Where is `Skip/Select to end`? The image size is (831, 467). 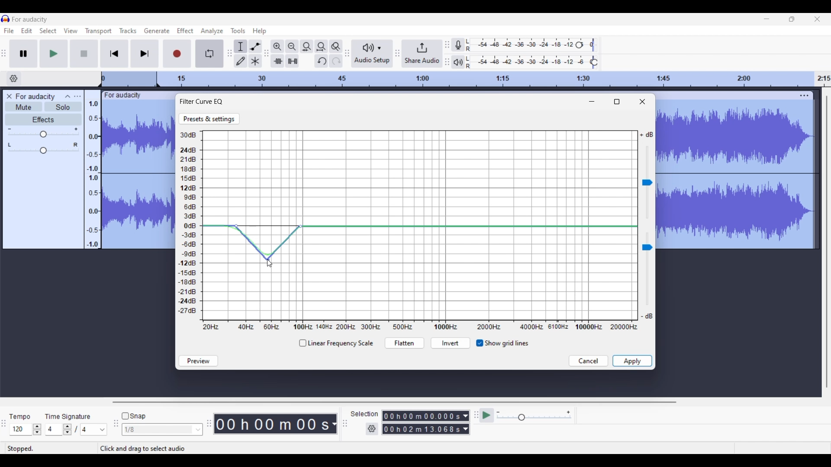 Skip/Select to end is located at coordinates (145, 54).